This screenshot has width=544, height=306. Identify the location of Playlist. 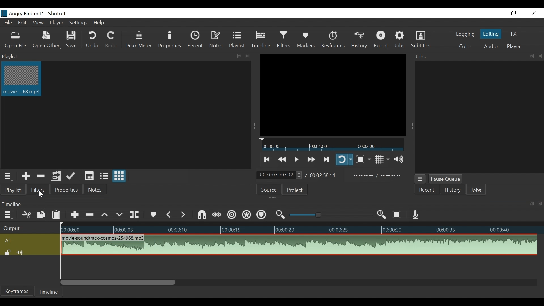
(237, 40).